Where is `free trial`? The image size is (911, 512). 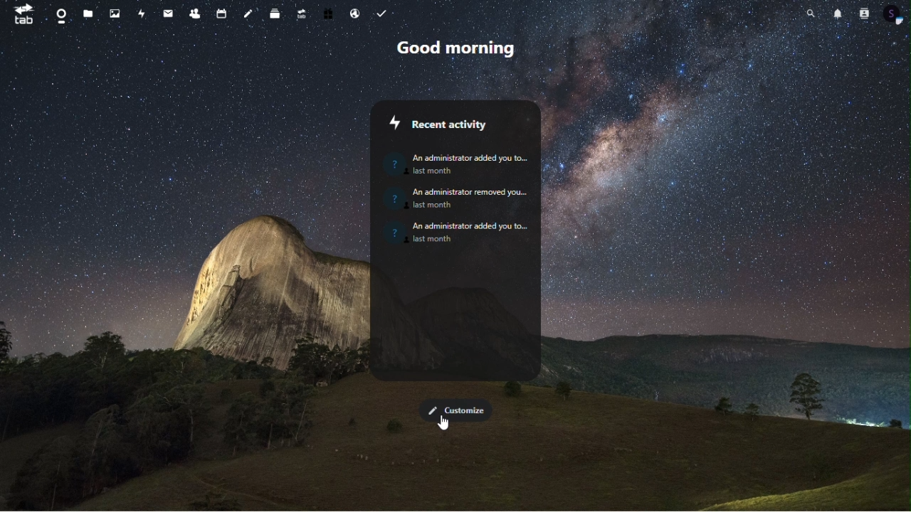 free trial is located at coordinates (330, 12).